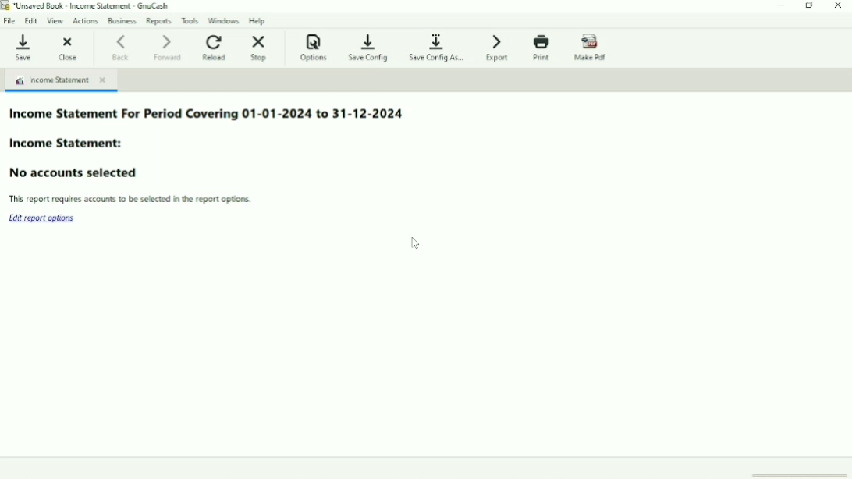 The image size is (852, 479). Describe the element at coordinates (593, 48) in the screenshot. I see `Make Pdf` at that location.